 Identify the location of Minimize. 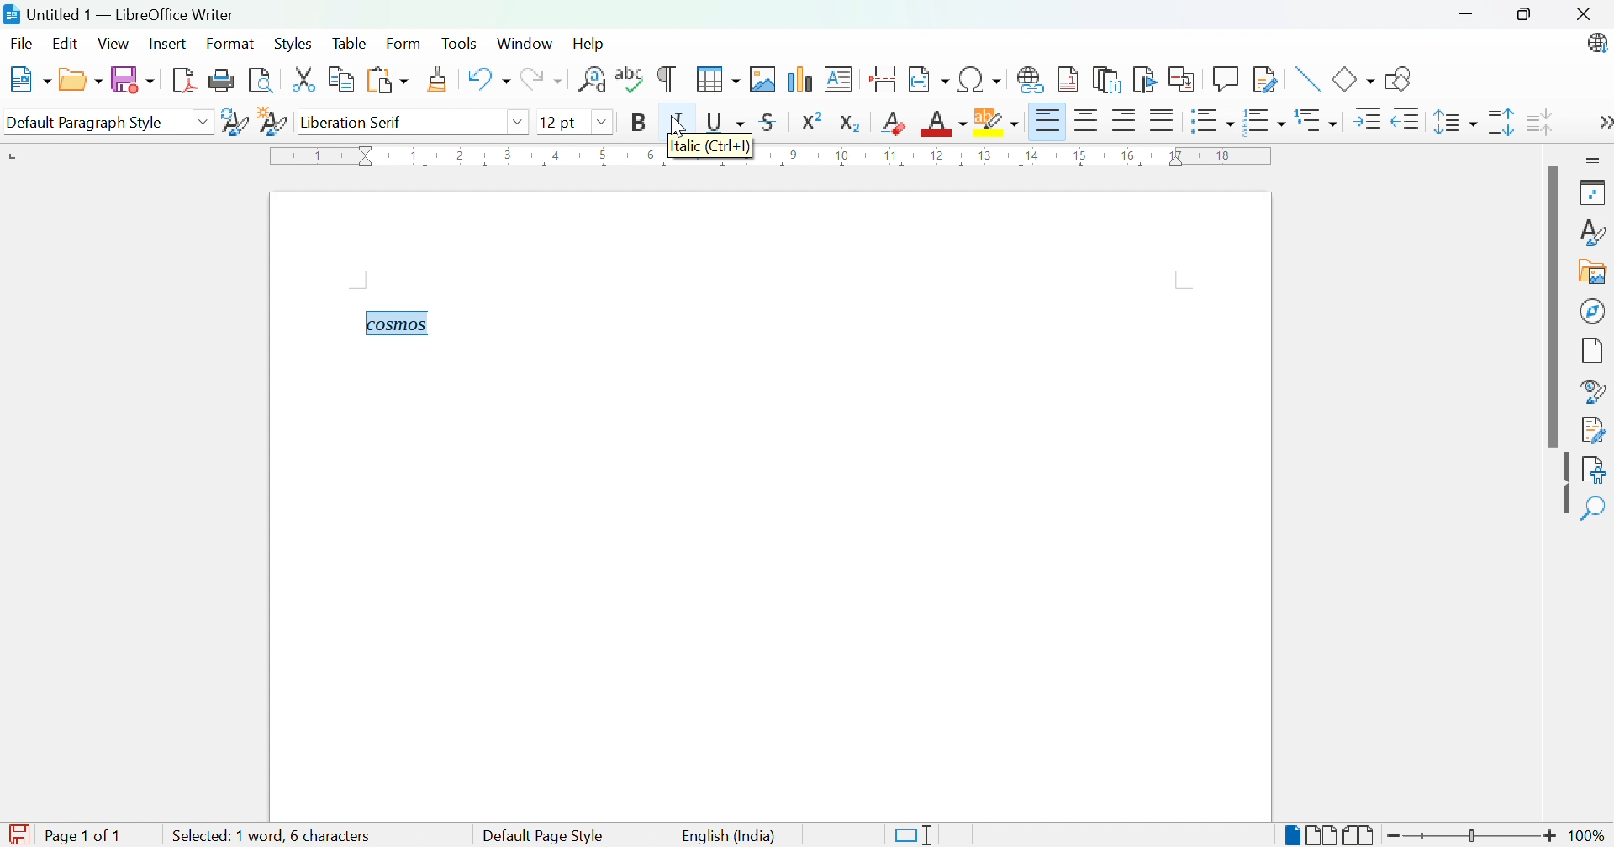
(1470, 17).